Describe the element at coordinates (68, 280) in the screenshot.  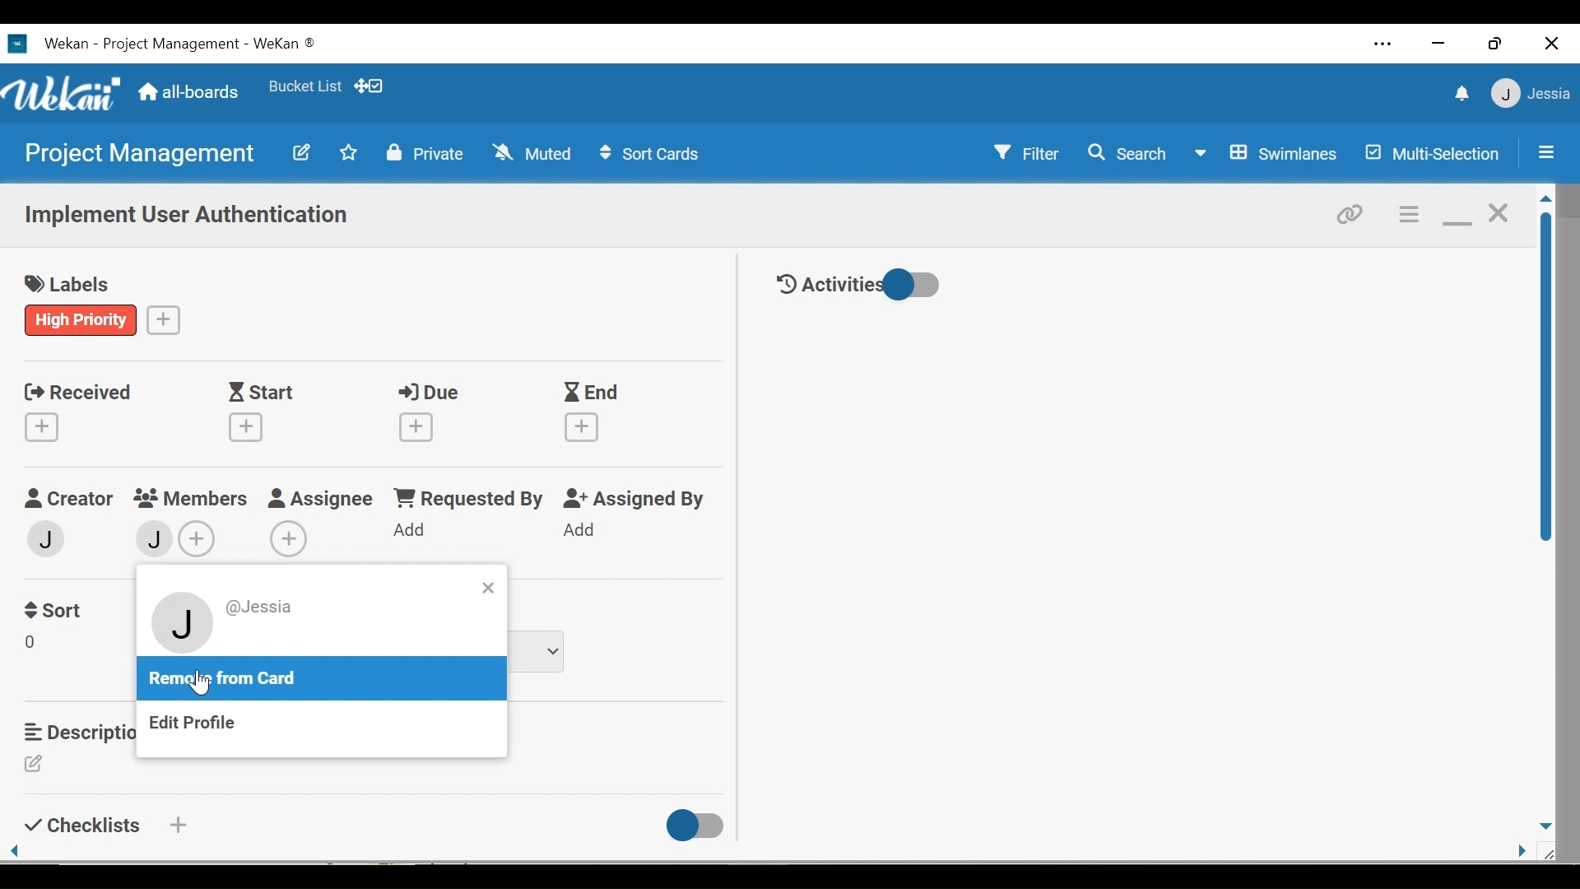
I see `Labels` at that location.